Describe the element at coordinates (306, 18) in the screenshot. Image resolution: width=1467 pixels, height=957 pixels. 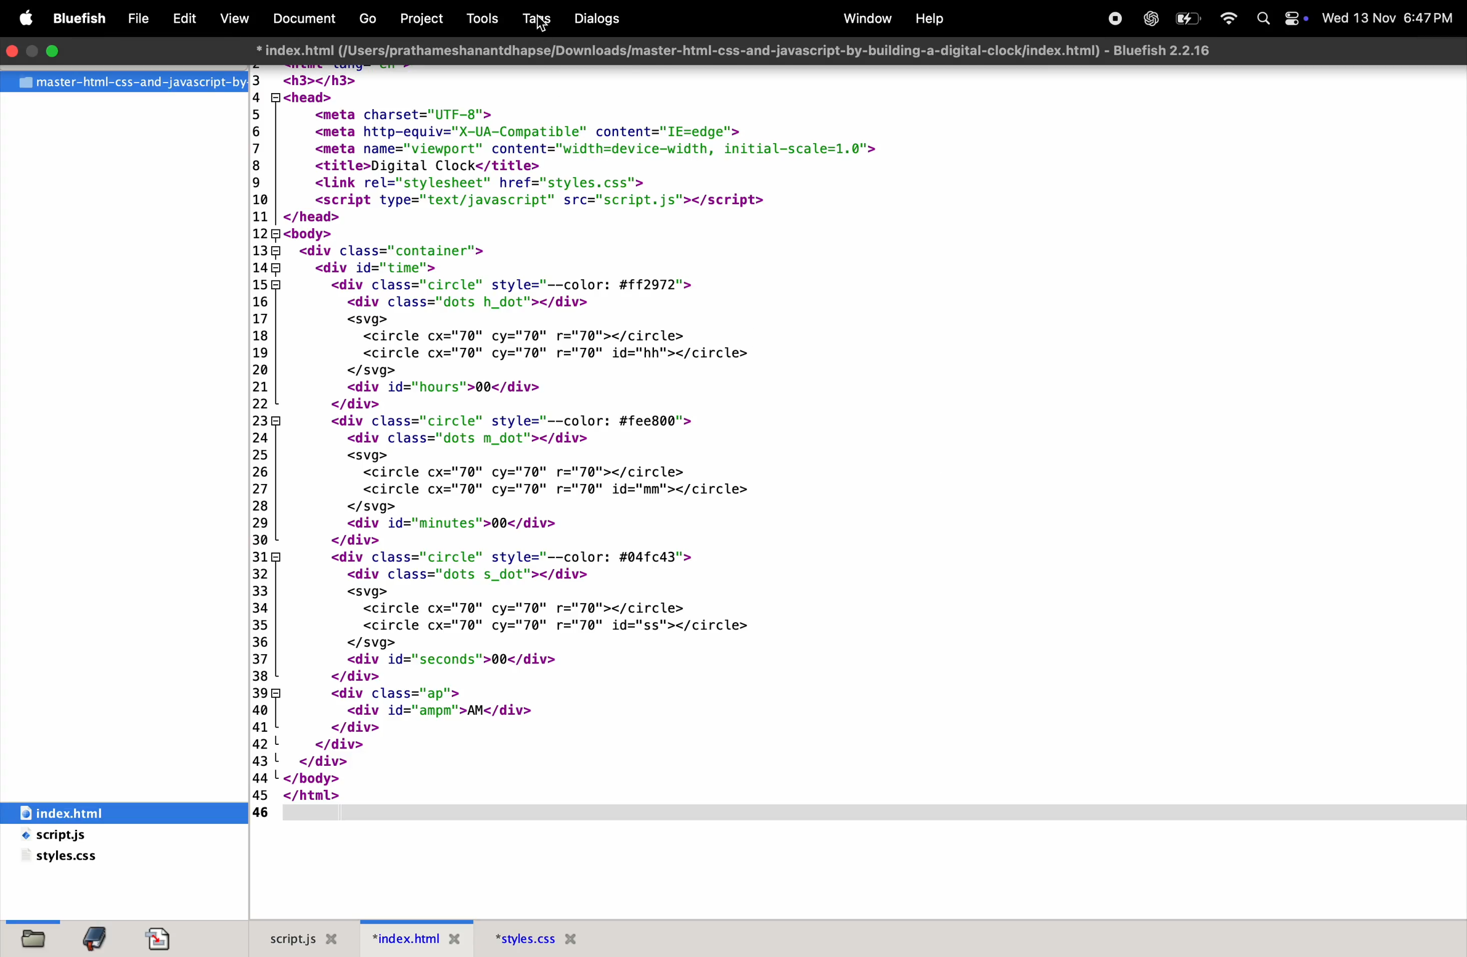
I see `Document` at that location.